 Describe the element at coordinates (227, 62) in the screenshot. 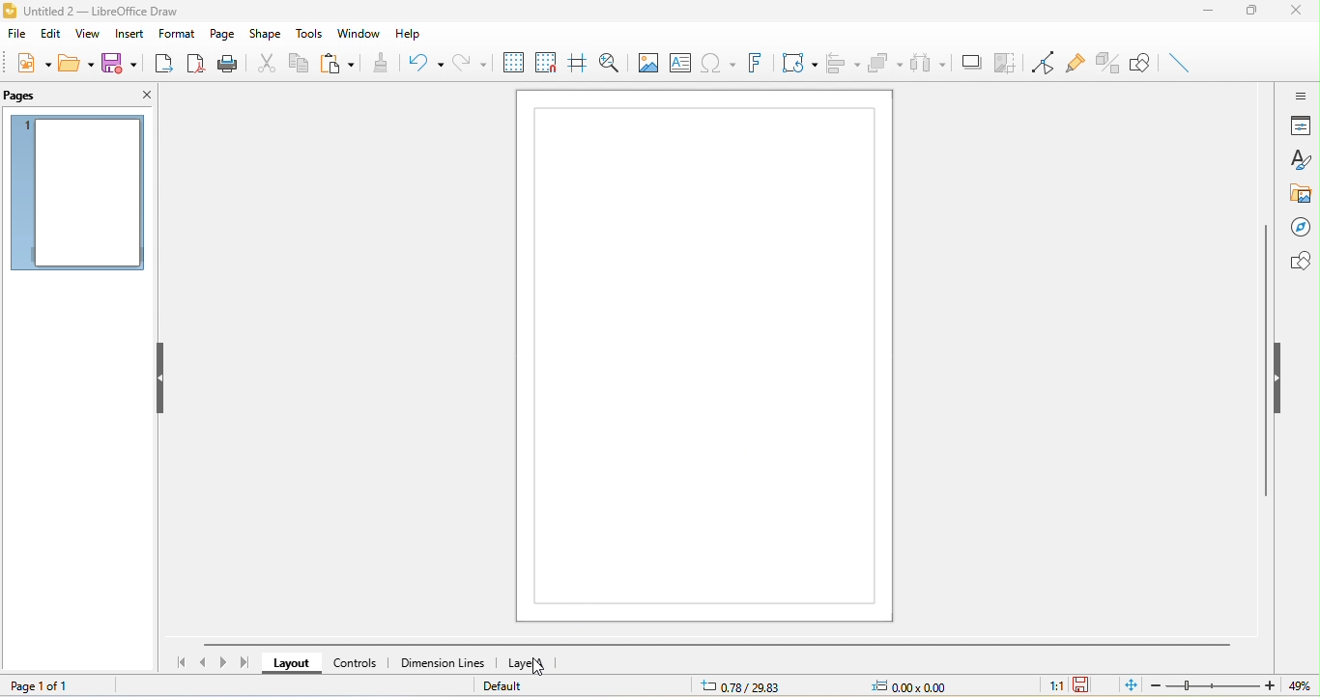

I see `print` at that location.